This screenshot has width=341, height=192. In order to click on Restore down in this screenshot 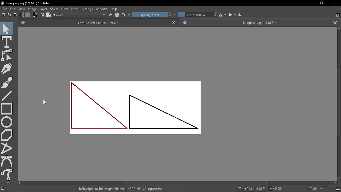, I will do `click(322, 3)`.